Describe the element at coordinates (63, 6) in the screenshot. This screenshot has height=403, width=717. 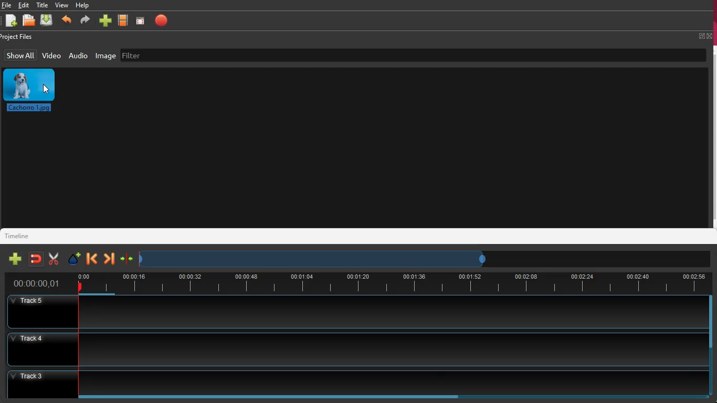
I see `view` at that location.